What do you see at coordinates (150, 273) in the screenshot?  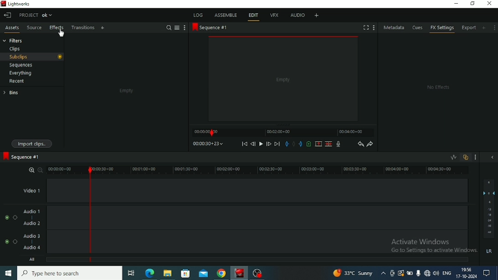 I see `Microsoft edge` at bounding box center [150, 273].